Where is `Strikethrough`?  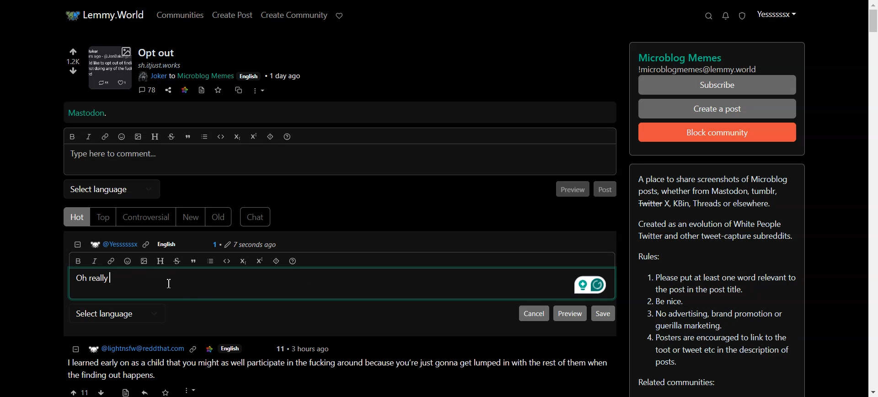
Strikethrough is located at coordinates (171, 136).